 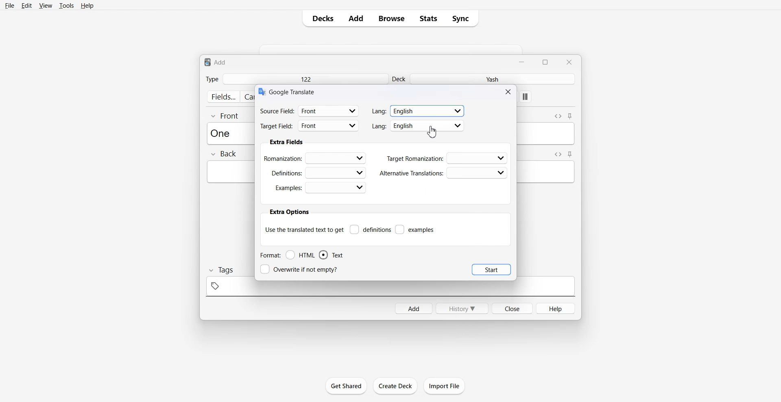 I want to click on Toggle HTML Editor, so click(x=558, y=115).